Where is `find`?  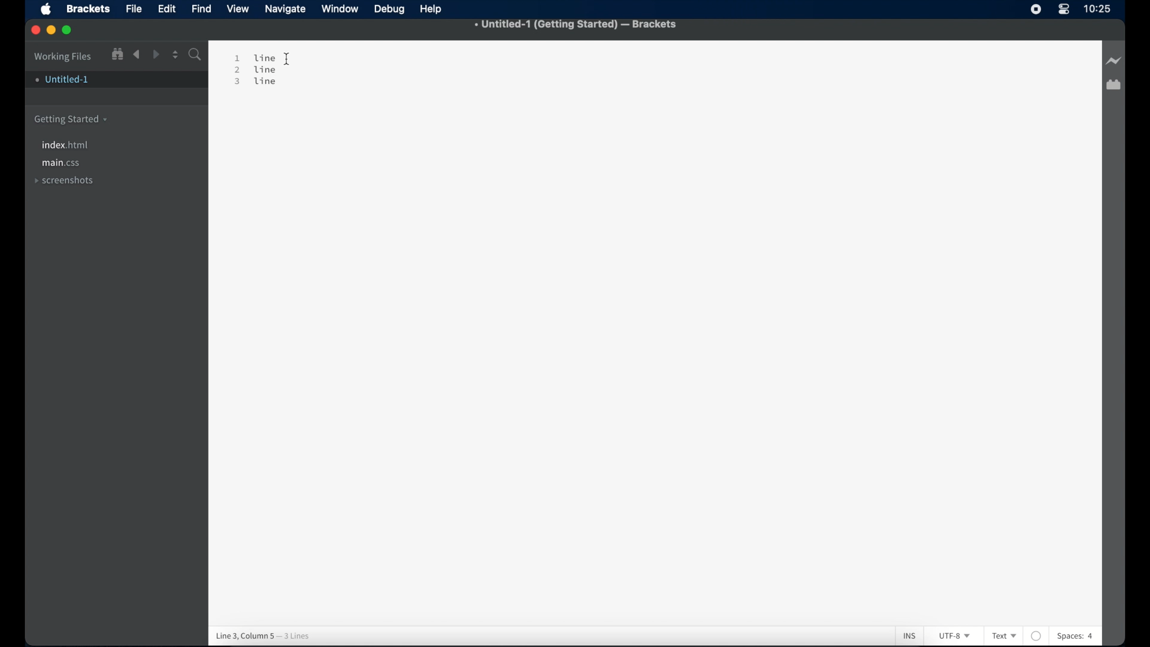
find is located at coordinates (202, 8).